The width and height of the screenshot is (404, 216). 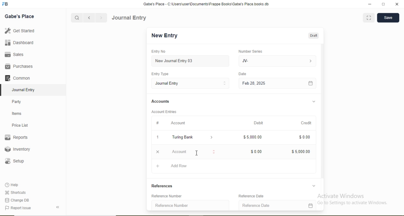 I want to click on Calendar, so click(x=311, y=84).